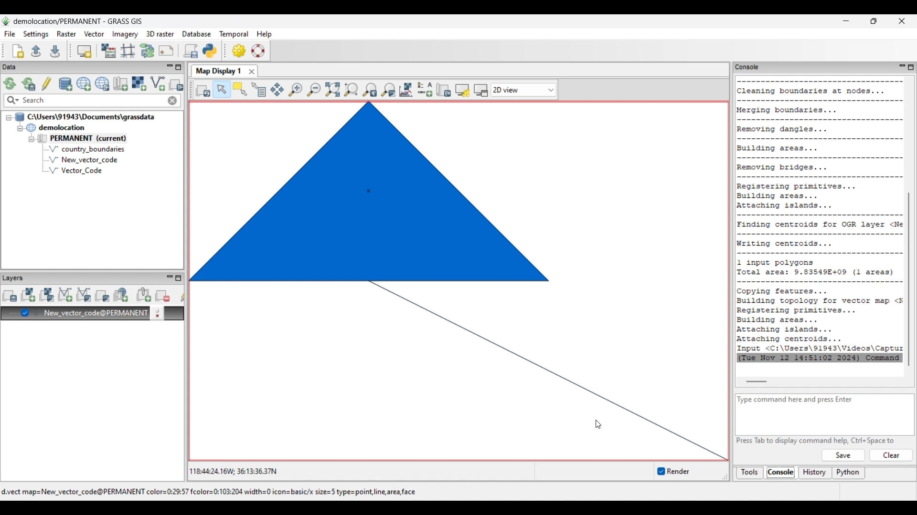  I want to click on Select another import option, so click(176, 84).